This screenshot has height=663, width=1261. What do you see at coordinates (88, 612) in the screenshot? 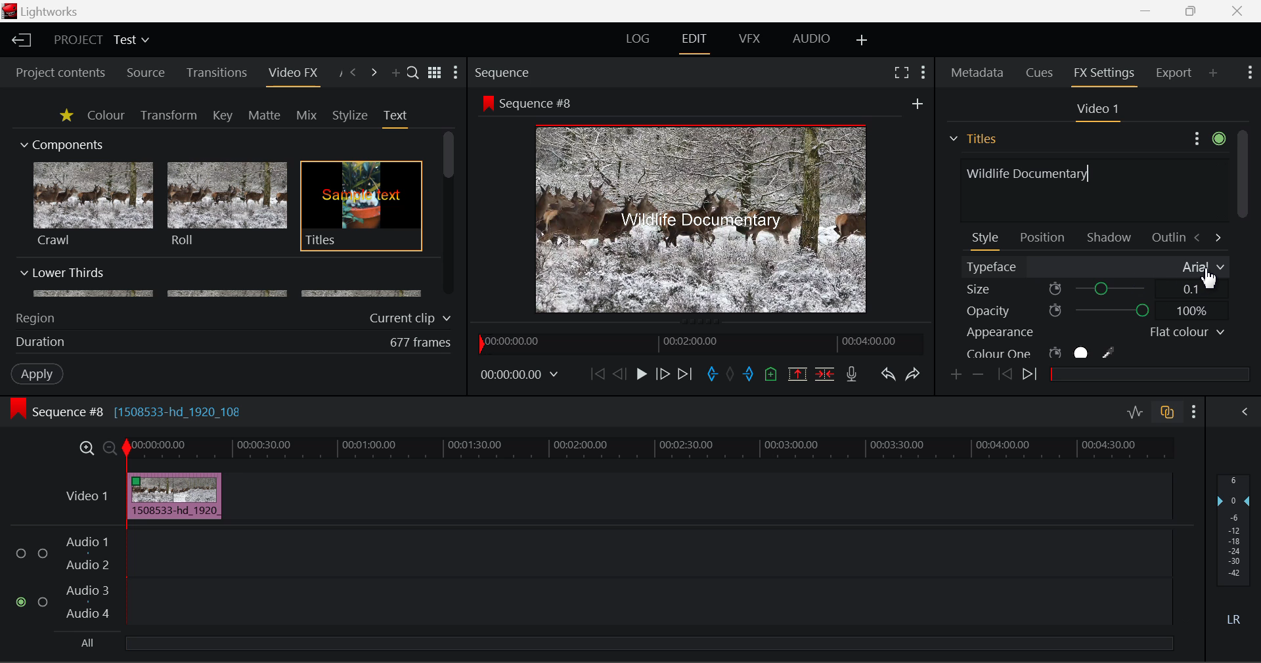
I see `Audio 4` at bounding box center [88, 612].